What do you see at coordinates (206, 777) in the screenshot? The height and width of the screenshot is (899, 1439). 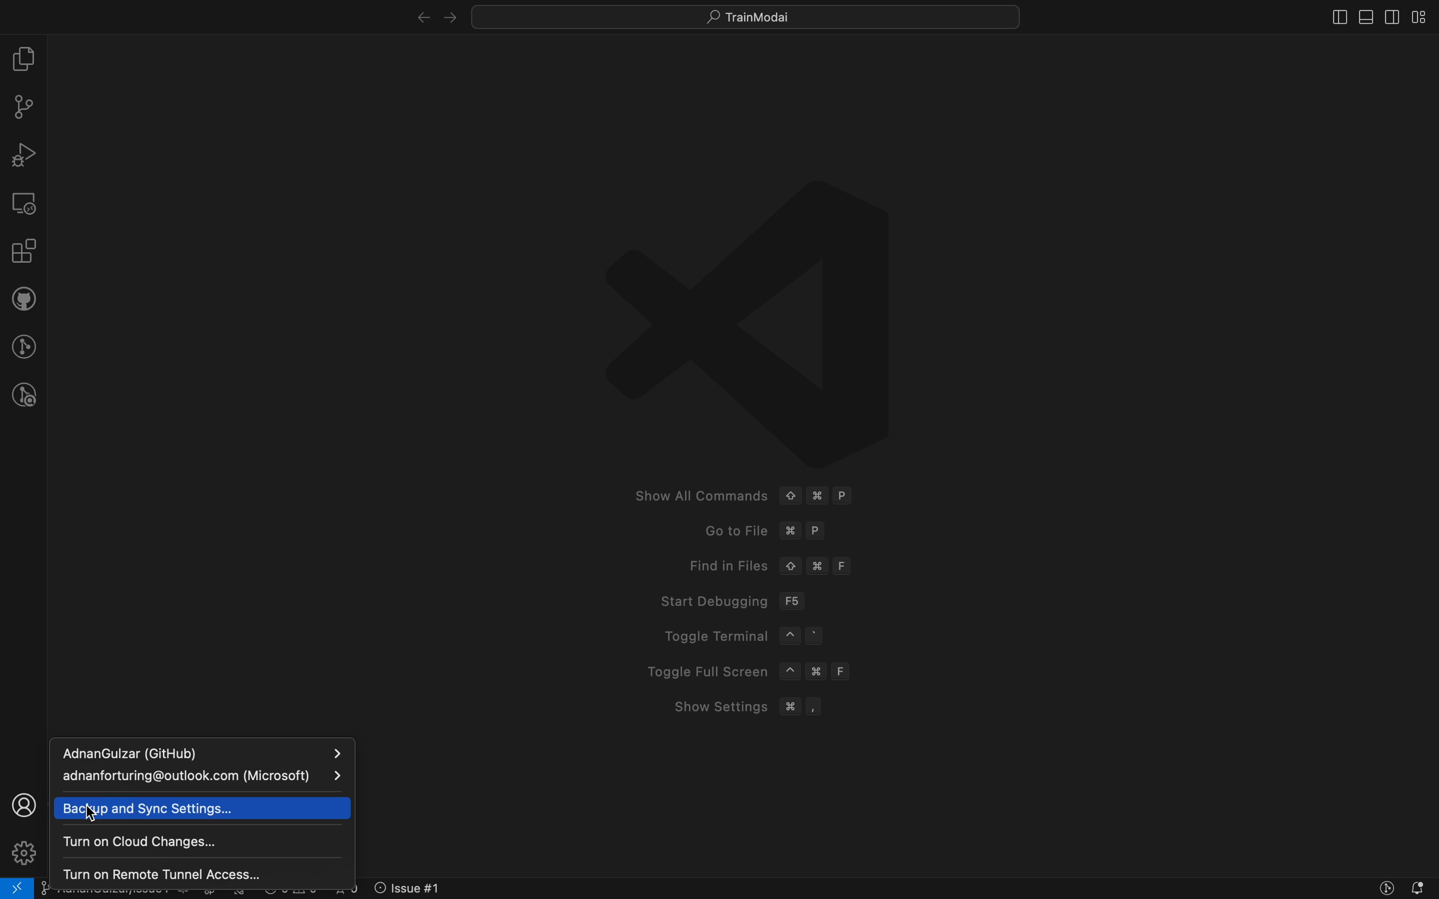 I see `sign in account 2` at bounding box center [206, 777].